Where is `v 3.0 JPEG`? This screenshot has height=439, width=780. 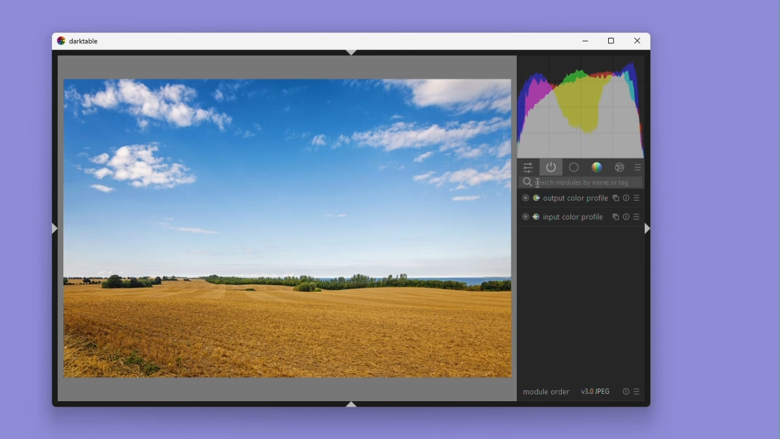
v 3.0 JPEG is located at coordinates (595, 391).